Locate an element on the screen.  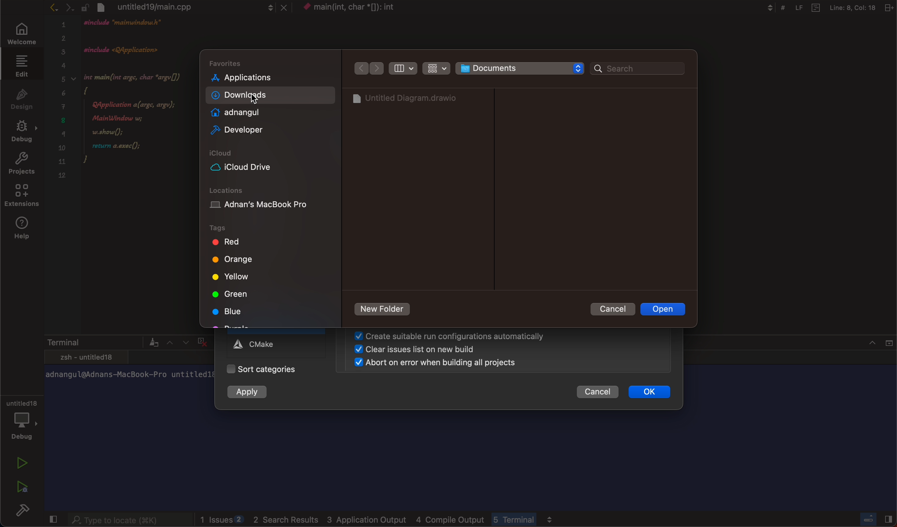
create suitable run configuration  is located at coordinates (449, 337).